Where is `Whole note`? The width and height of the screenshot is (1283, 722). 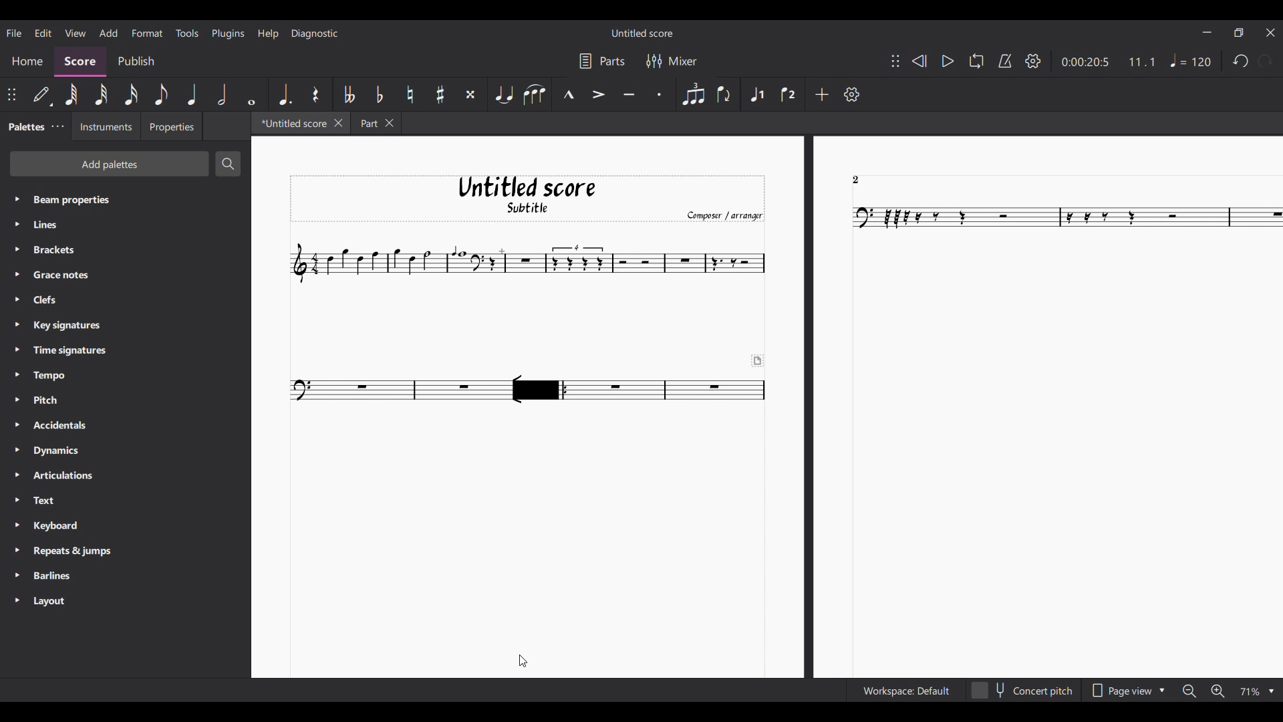
Whole note is located at coordinates (252, 94).